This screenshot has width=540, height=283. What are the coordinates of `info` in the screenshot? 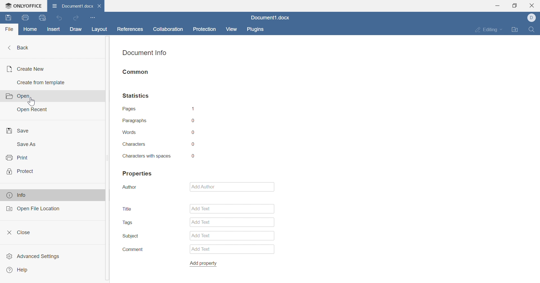 It's located at (19, 195).